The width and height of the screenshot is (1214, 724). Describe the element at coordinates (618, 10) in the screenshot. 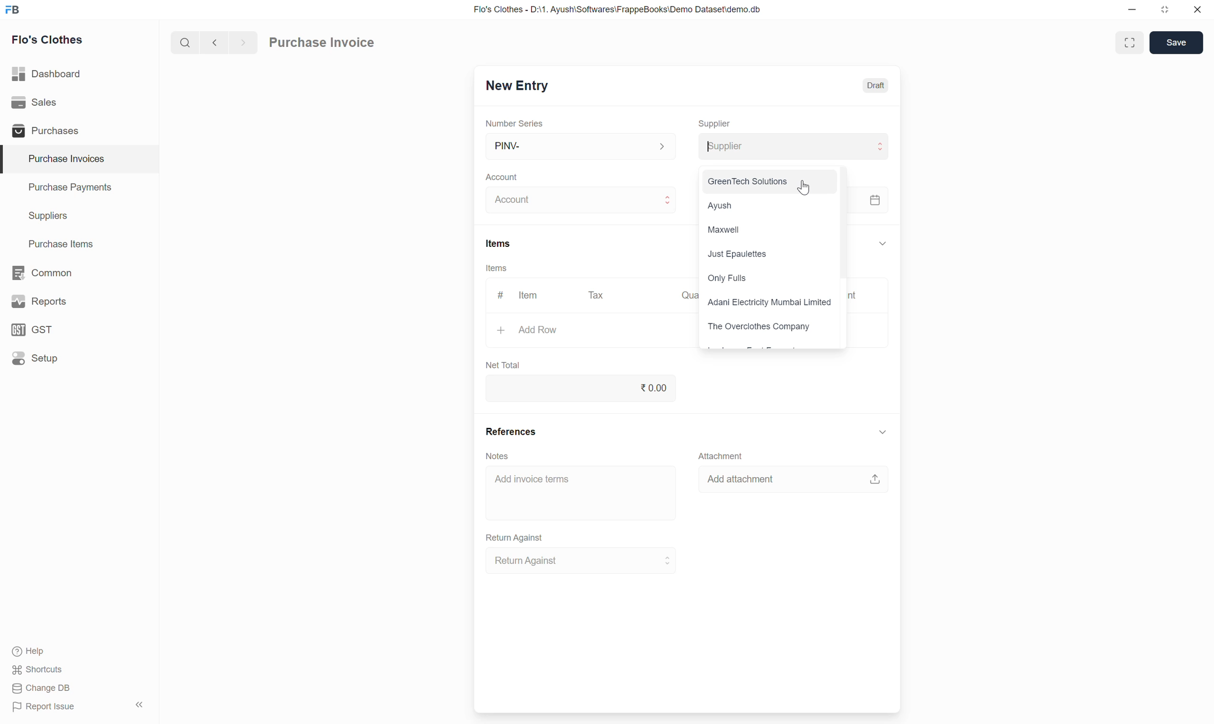

I see `Flo's Clothes - D:\1. Ayush\Softwares\FrappeBooks\Demo Dataset\demo.db` at that location.